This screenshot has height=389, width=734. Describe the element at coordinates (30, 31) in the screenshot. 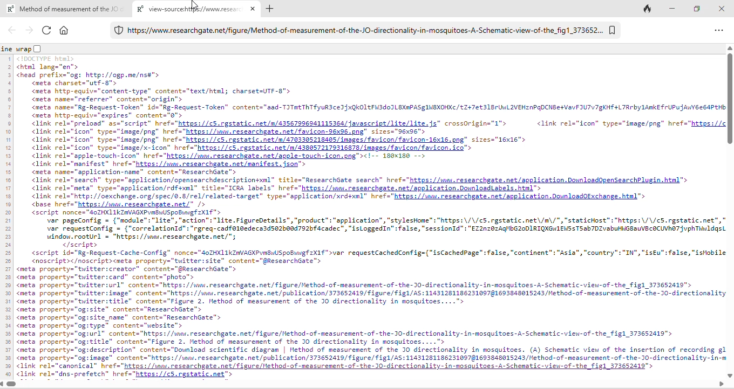

I see `forward` at that location.